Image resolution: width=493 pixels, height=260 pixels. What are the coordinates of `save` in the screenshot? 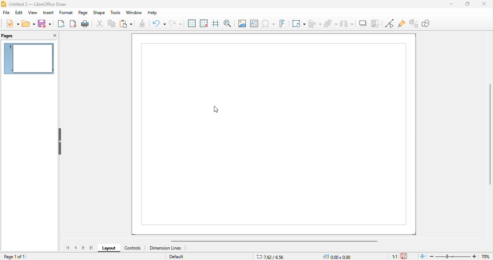 It's located at (408, 255).